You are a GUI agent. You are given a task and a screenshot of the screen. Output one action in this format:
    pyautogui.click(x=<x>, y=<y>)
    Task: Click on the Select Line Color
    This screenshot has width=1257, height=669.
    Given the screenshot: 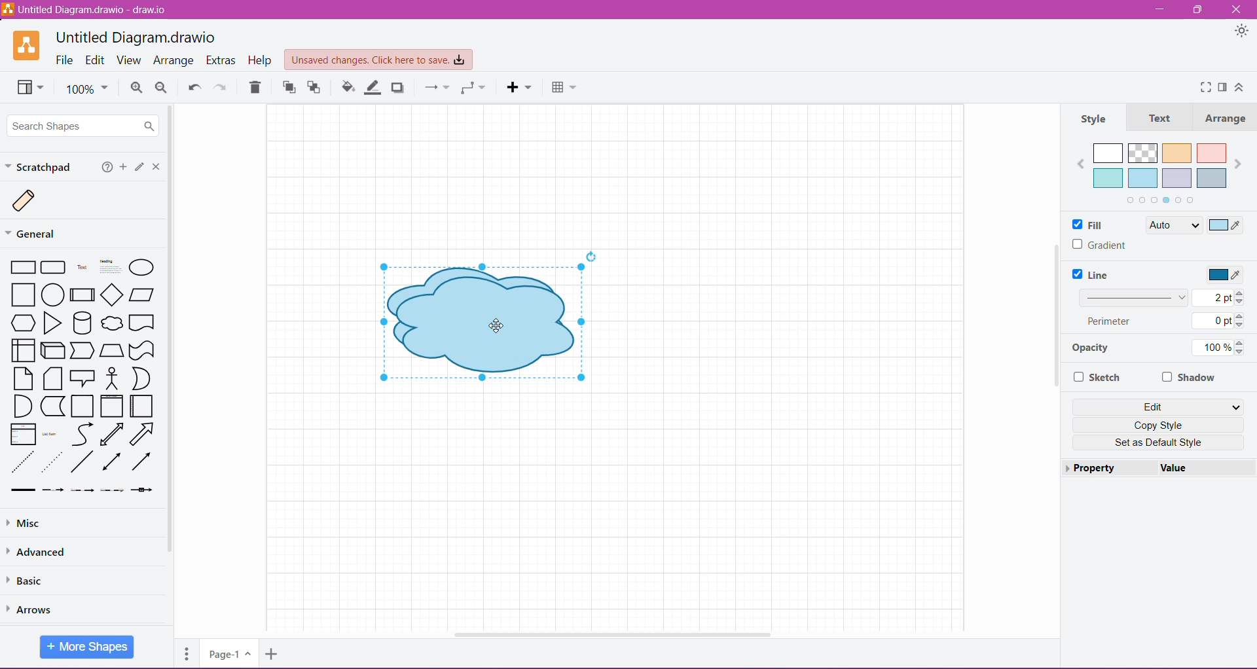 What is the action you would take?
    pyautogui.click(x=1226, y=276)
    